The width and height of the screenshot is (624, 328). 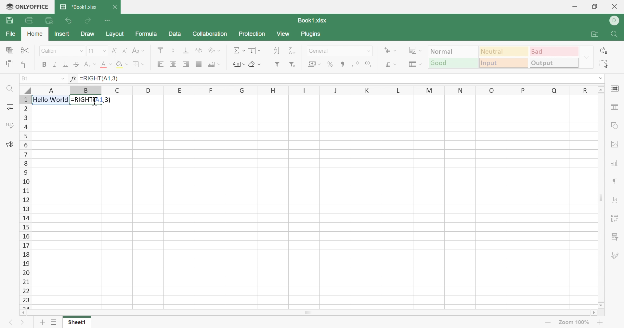 What do you see at coordinates (600, 198) in the screenshot?
I see `Scroll Bar` at bounding box center [600, 198].